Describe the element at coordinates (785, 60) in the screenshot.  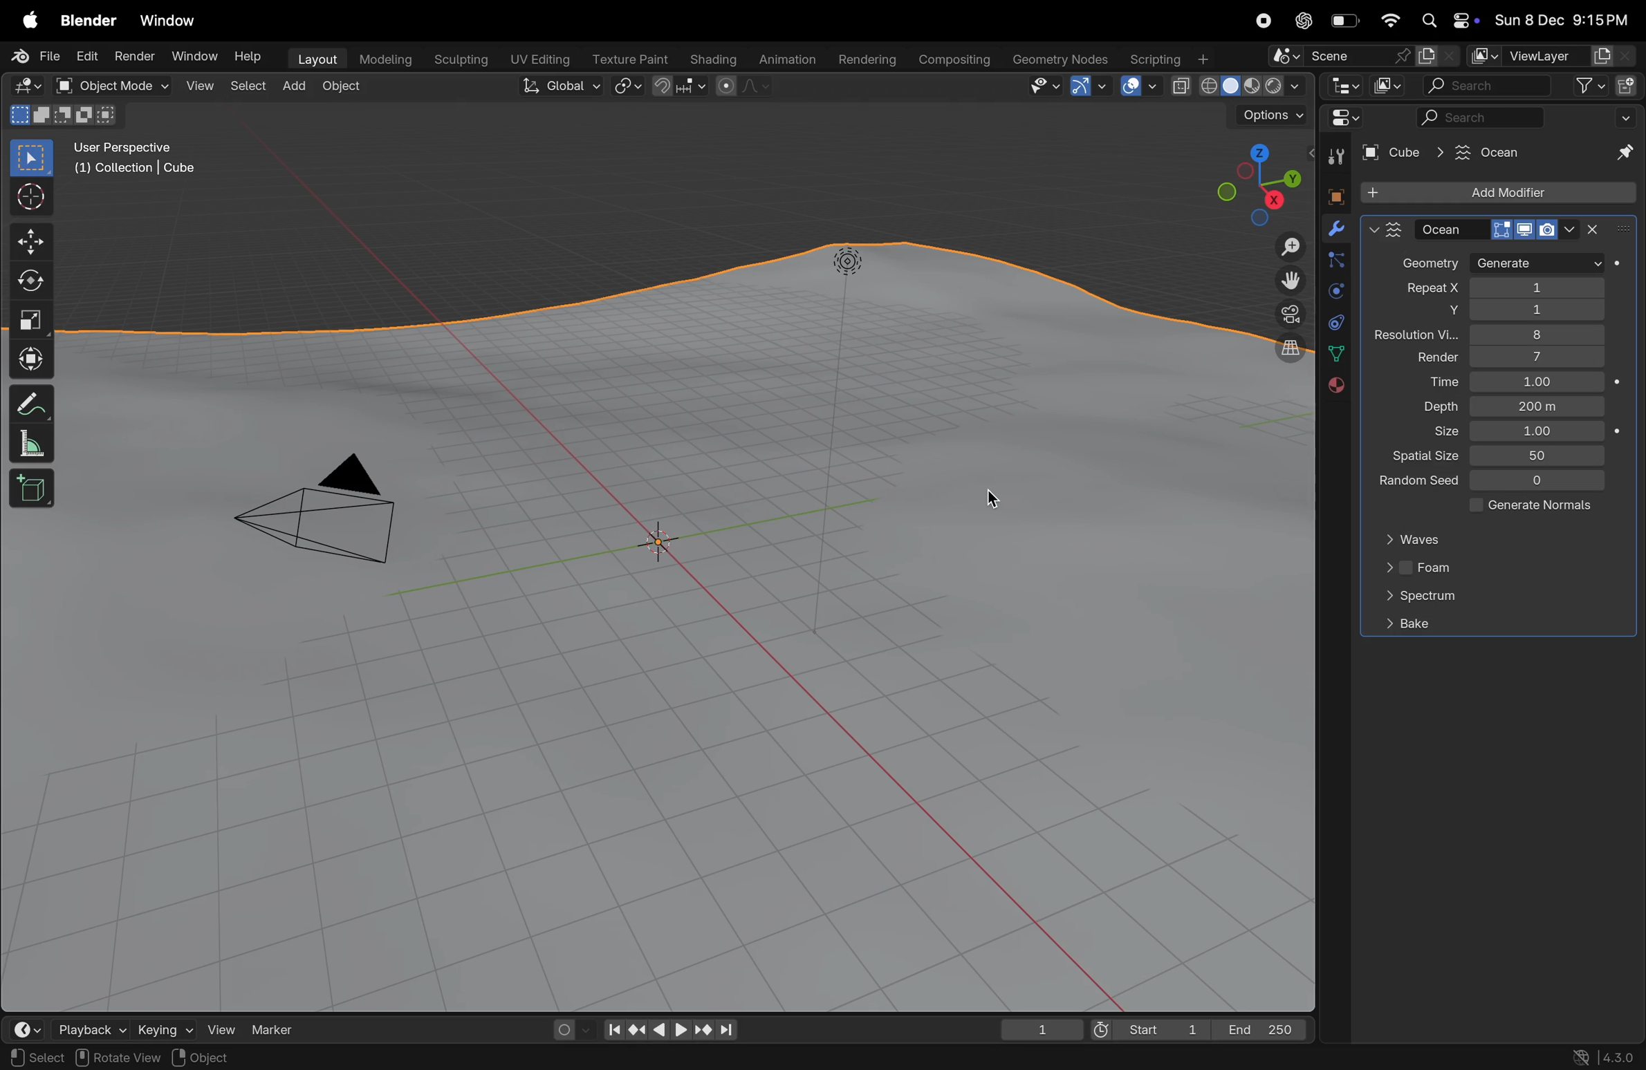
I see `animations` at that location.